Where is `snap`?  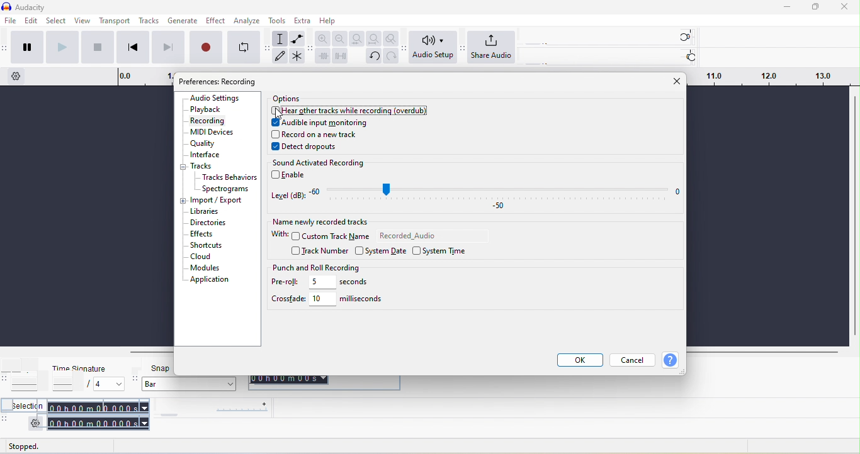 snap is located at coordinates (157, 368).